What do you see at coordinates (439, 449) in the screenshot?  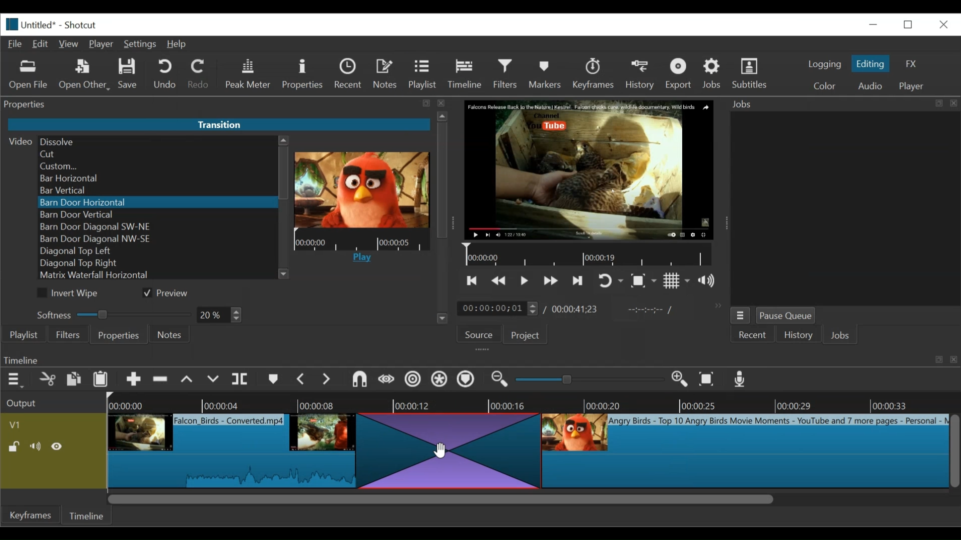 I see `Cursor` at bounding box center [439, 449].